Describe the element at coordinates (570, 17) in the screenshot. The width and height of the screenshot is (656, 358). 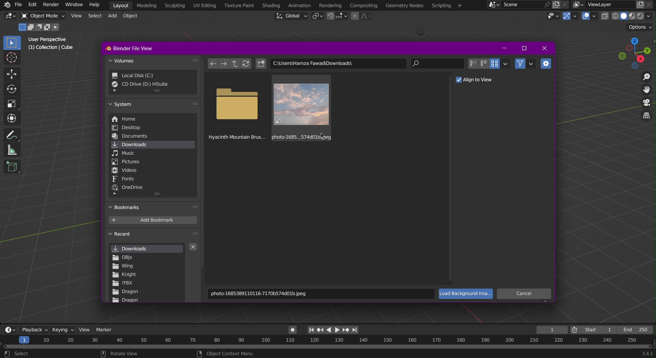
I see `Show Gizmo` at that location.